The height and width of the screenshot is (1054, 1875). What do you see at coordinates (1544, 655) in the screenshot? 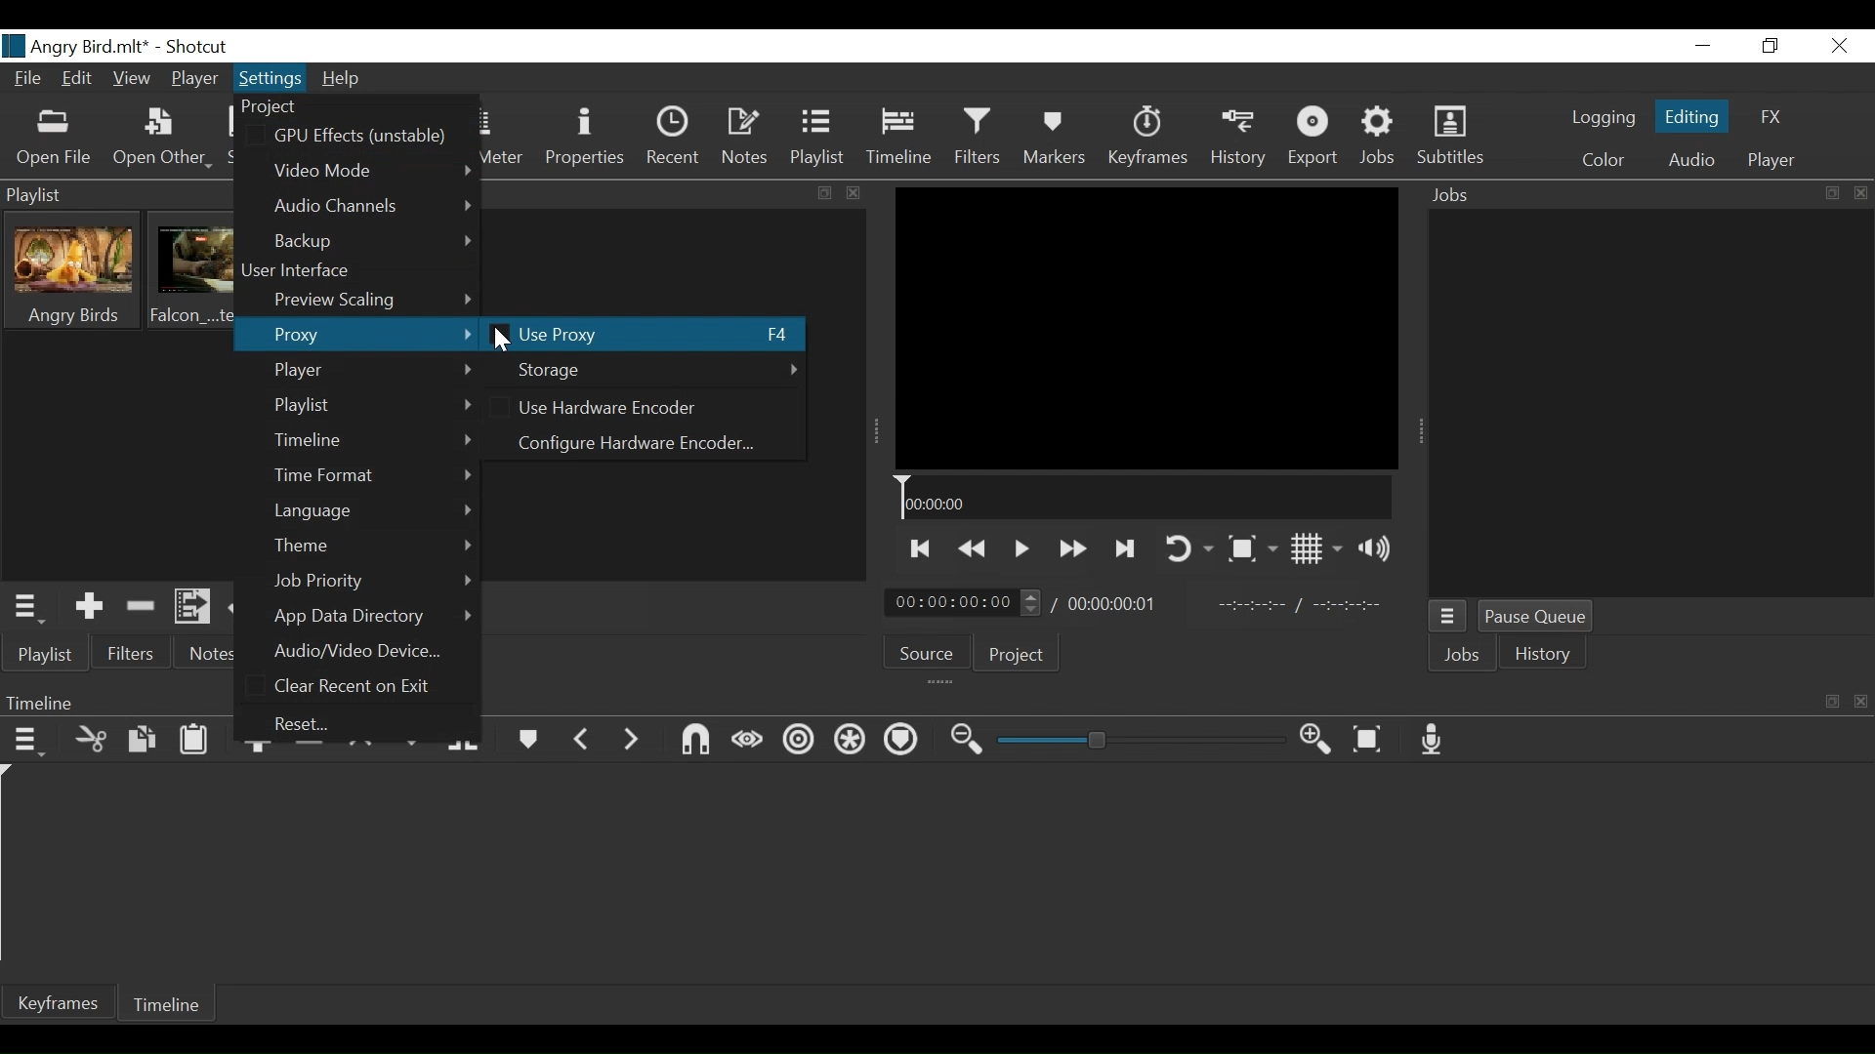
I see `History` at bounding box center [1544, 655].